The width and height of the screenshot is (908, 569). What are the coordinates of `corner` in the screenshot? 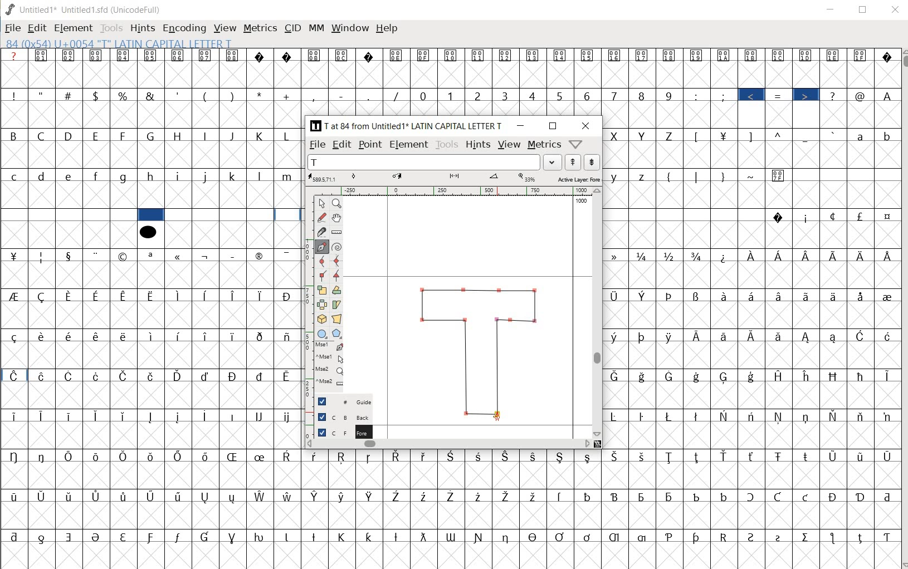 It's located at (322, 276).